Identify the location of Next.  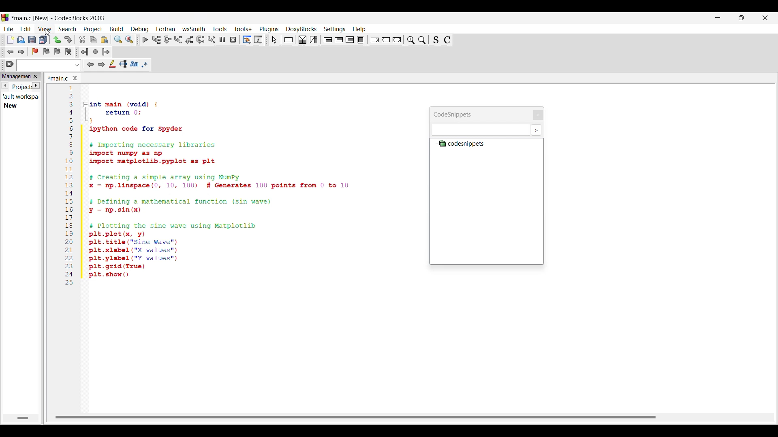
(101, 64).